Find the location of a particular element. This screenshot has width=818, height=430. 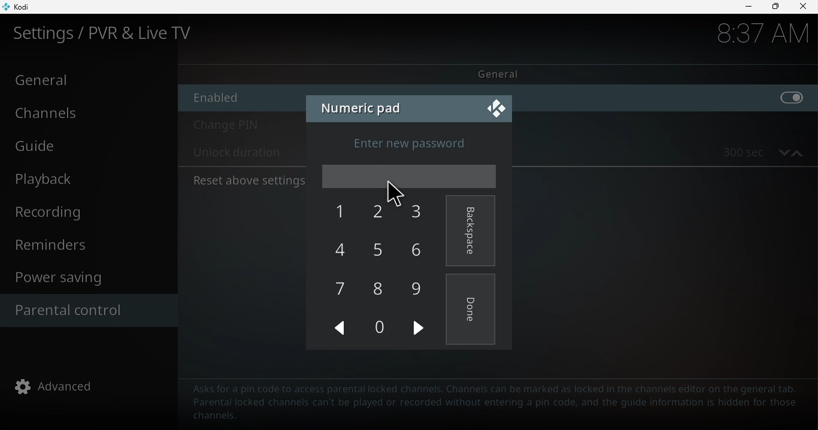

Text to guide to help parental control configuration is located at coordinates (496, 402).